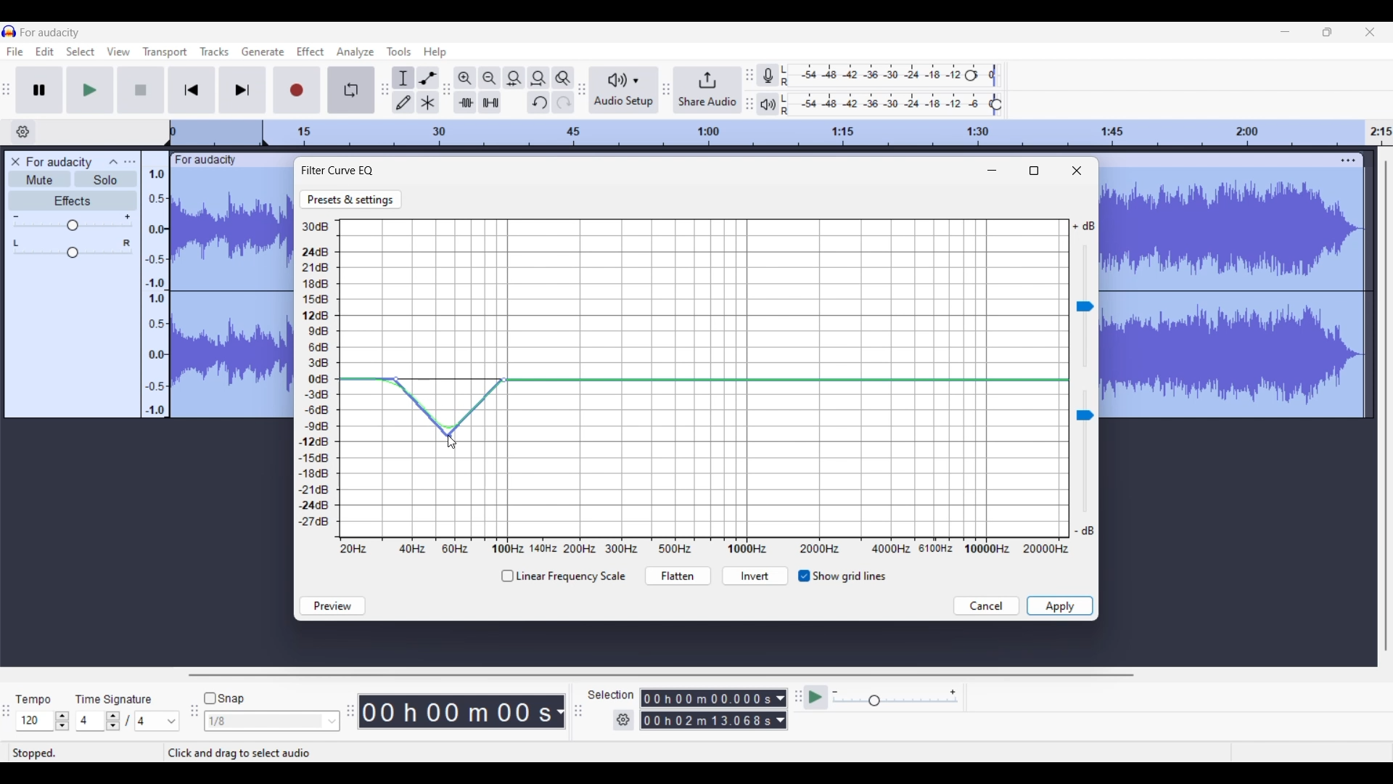 The image size is (1393, 784). Describe the element at coordinates (398, 52) in the screenshot. I see `Tools menu` at that location.